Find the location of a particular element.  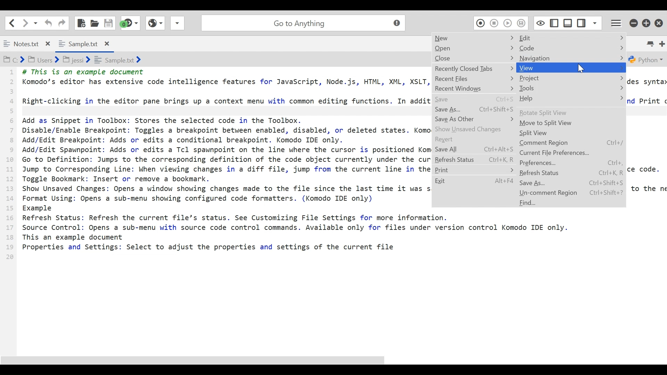

Sample.txt is located at coordinates (83, 43).